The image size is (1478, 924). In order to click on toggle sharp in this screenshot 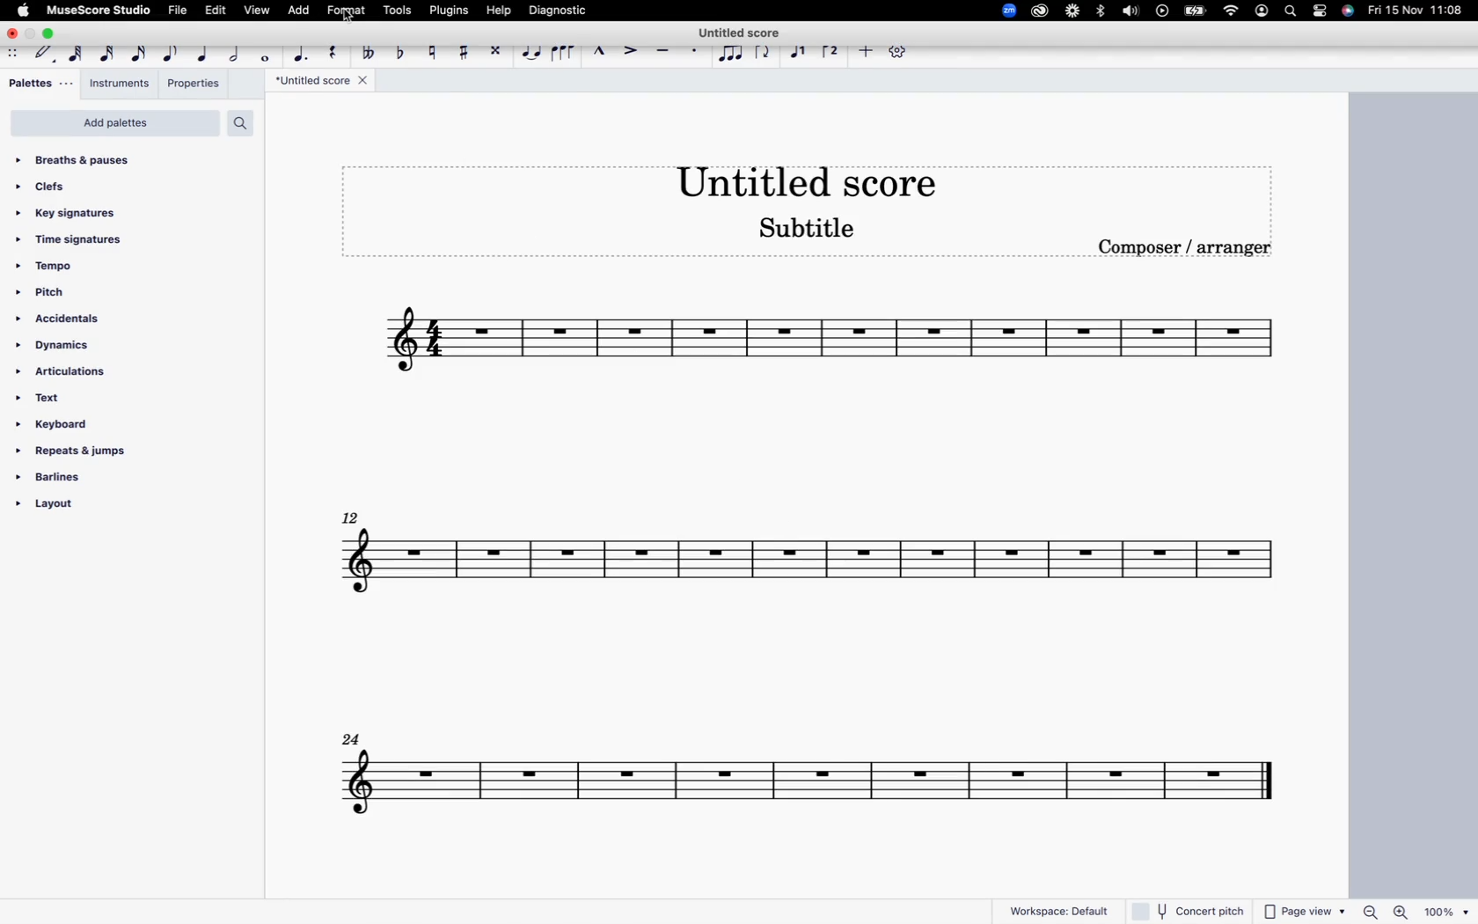, I will do `click(463, 51)`.